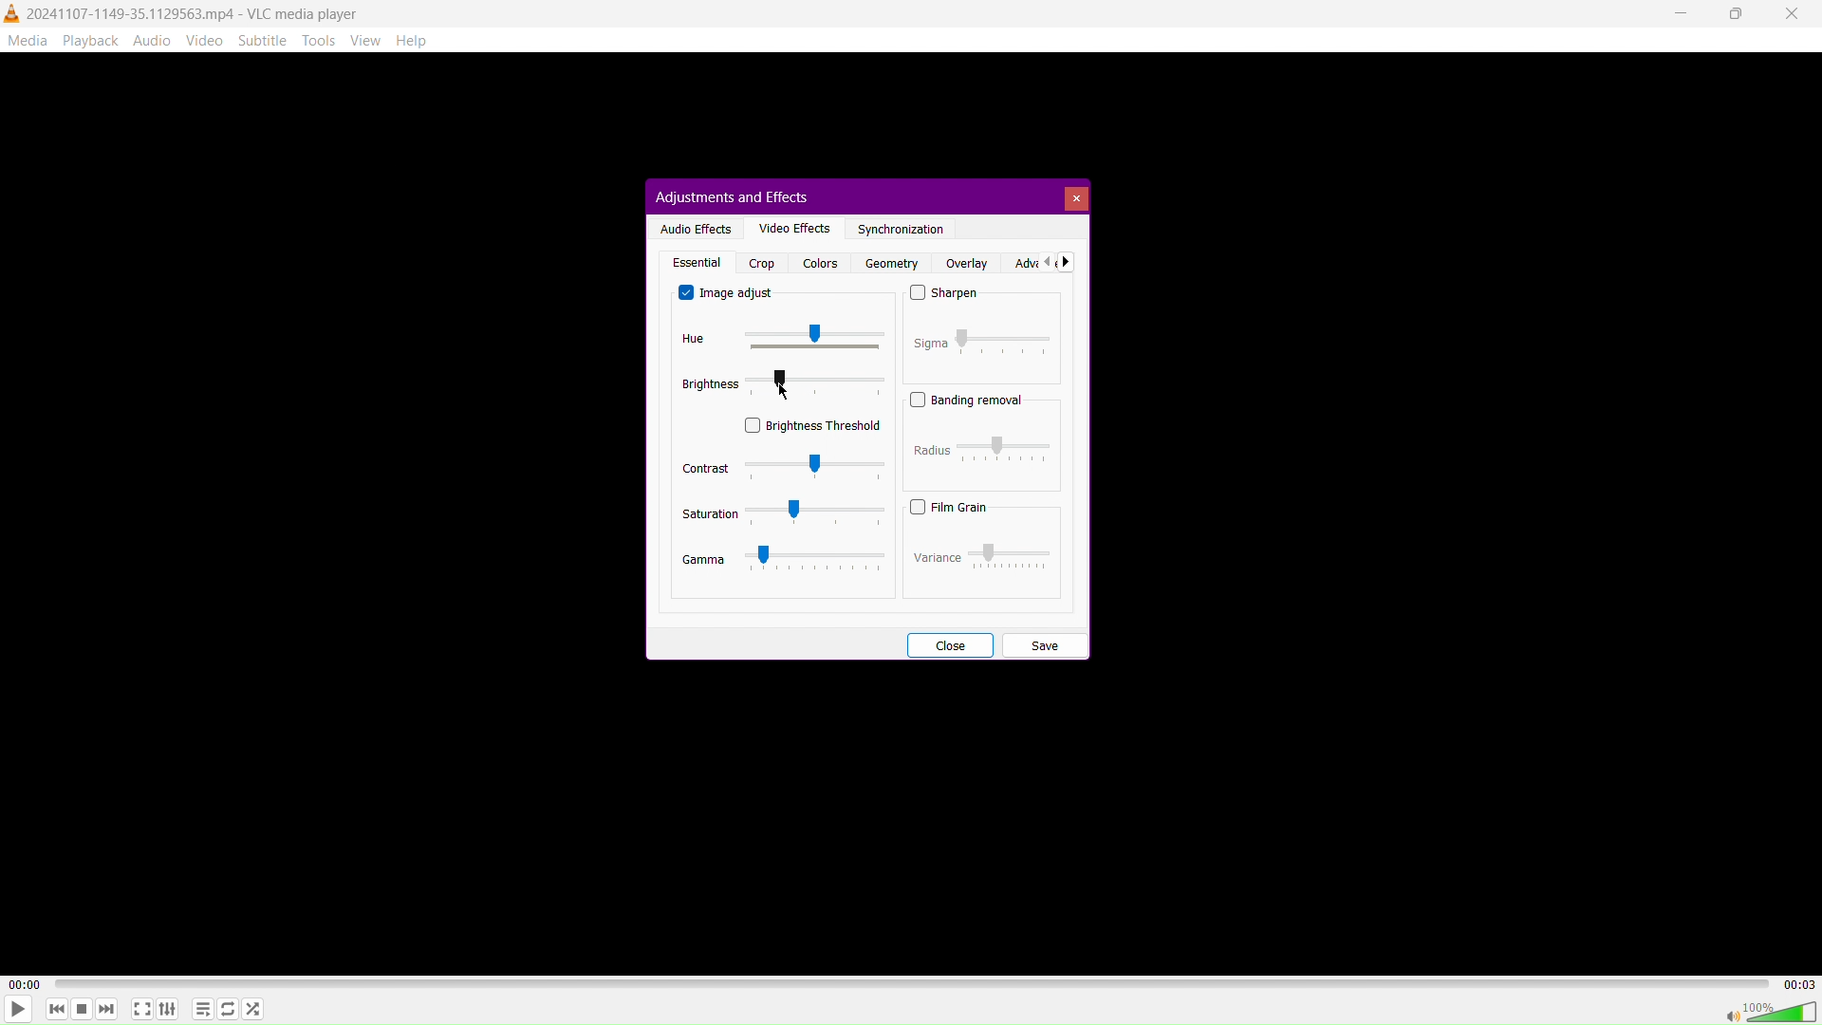 This screenshot has width=1822, height=1025. I want to click on Adjustments and Effects, so click(730, 196).